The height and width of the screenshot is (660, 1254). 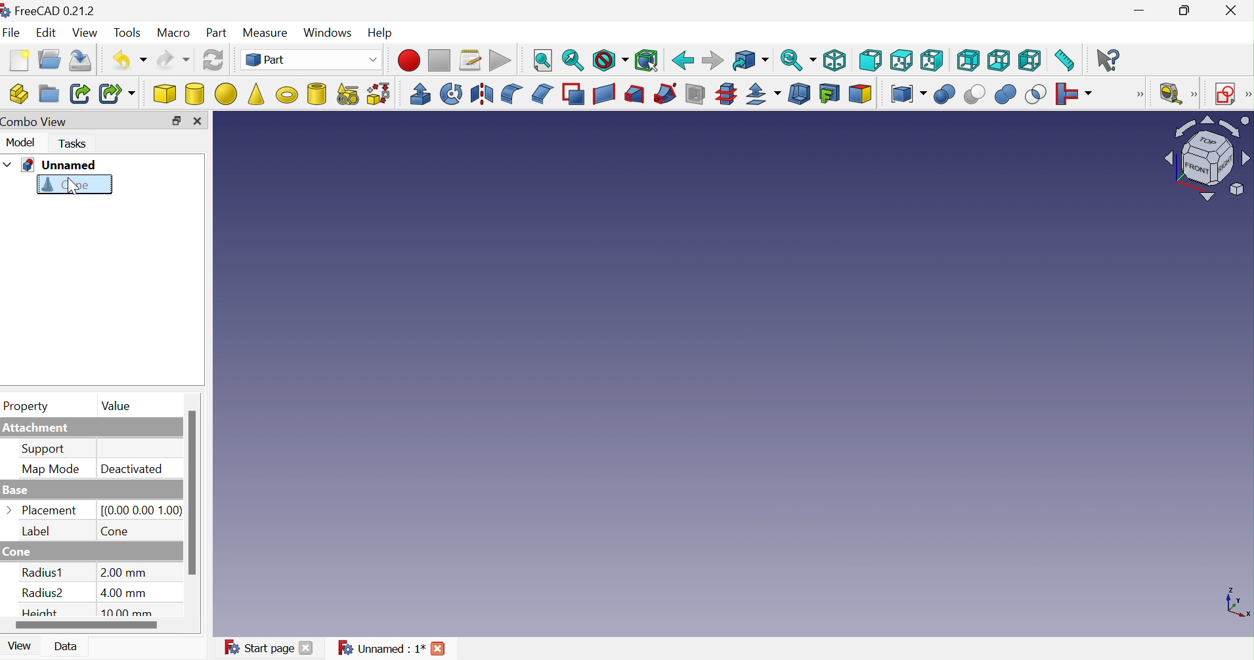 I want to click on Vieq, so click(x=86, y=33).